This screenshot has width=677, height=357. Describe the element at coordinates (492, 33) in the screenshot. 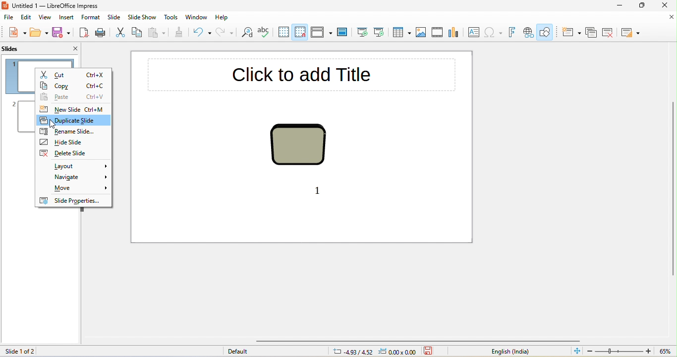

I see `special character` at that location.